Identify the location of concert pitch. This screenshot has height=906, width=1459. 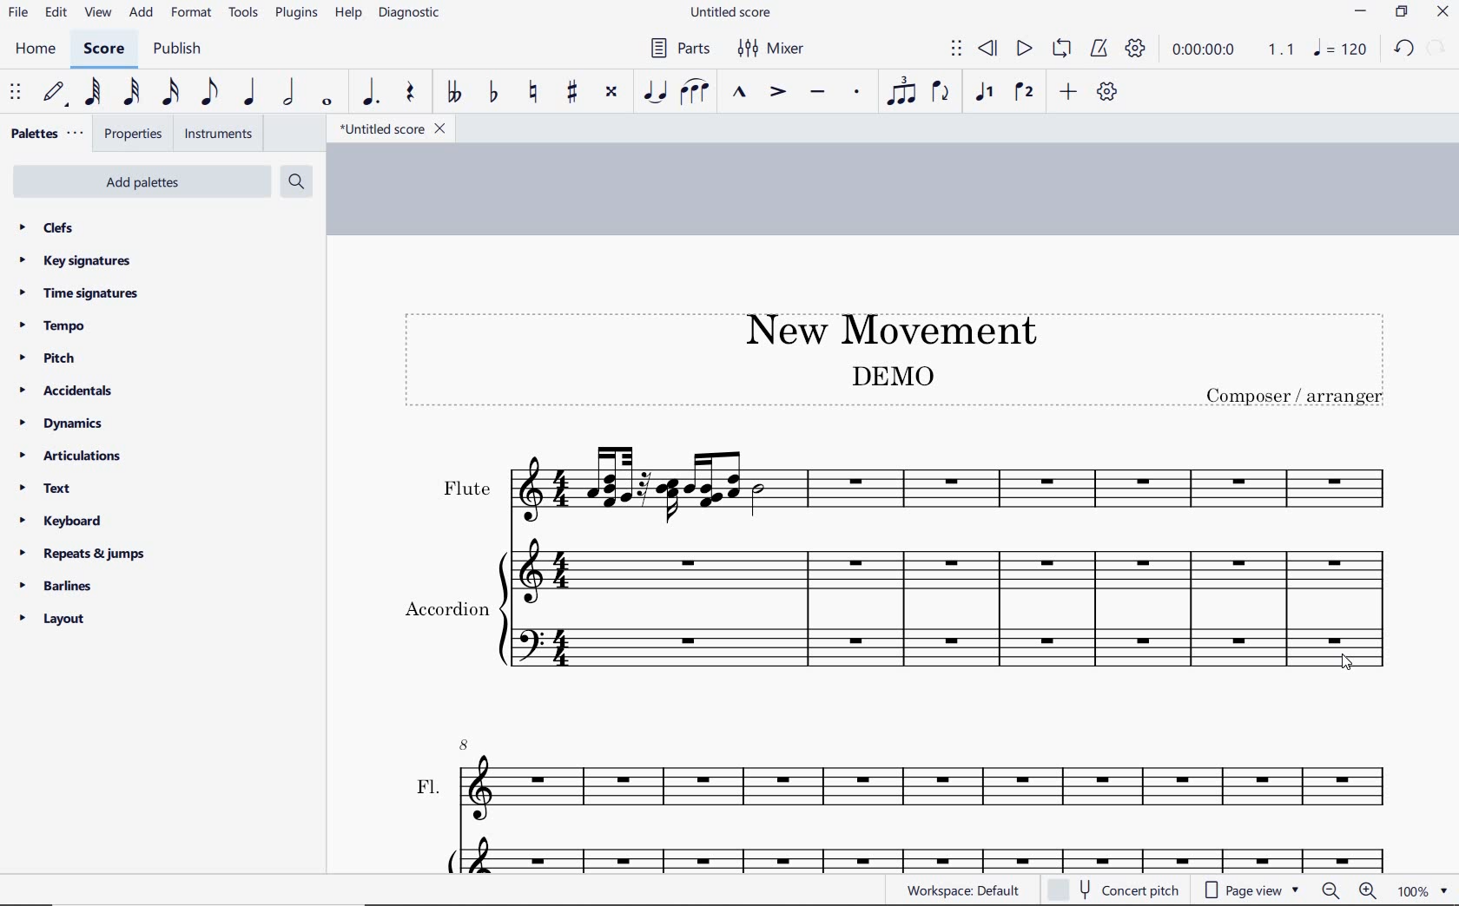
(1115, 888).